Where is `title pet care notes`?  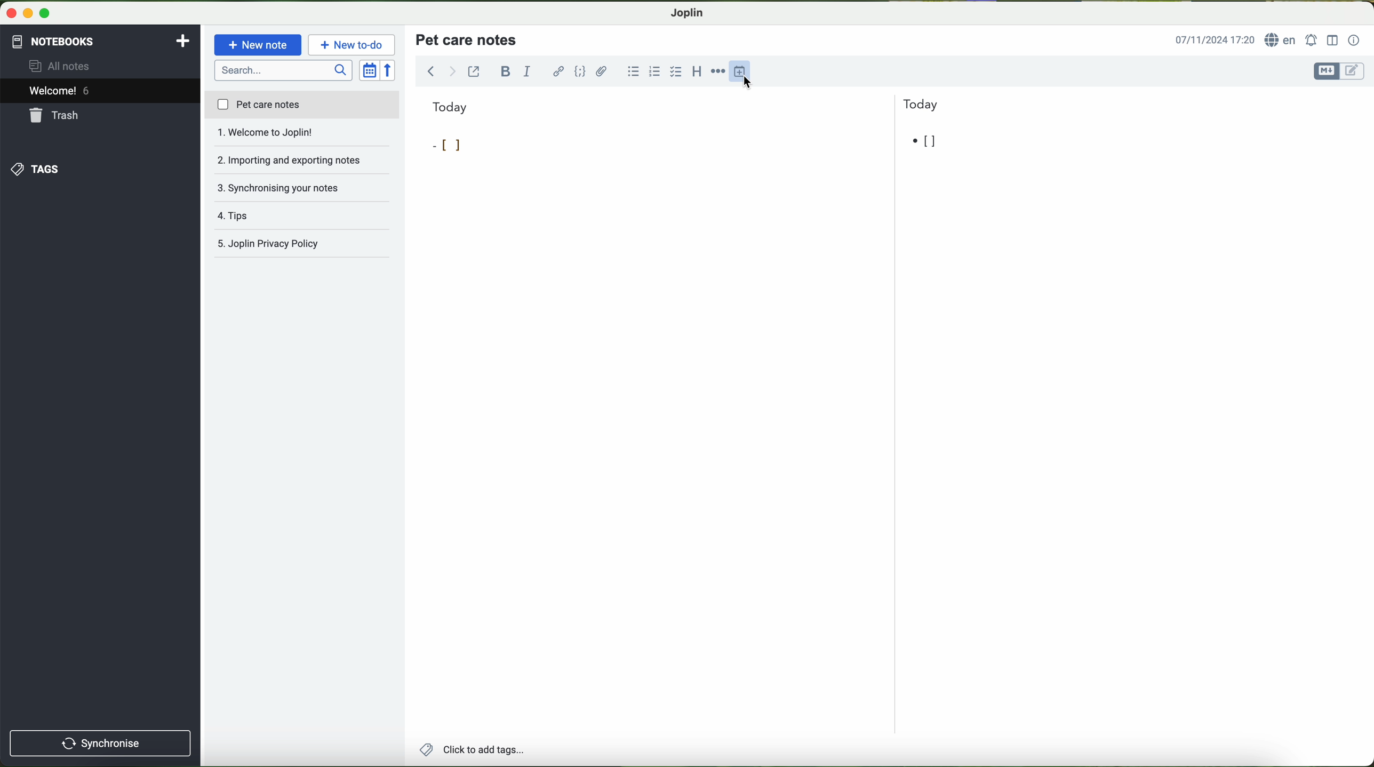
title pet care notes is located at coordinates (468, 39).